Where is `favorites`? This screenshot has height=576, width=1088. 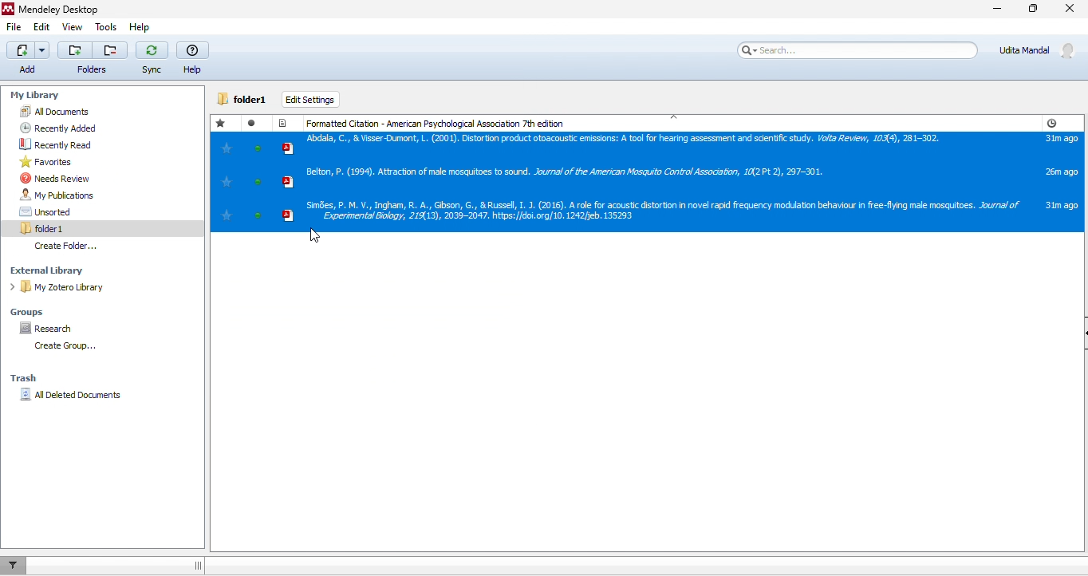
favorites is located at coordinates (45, 162).